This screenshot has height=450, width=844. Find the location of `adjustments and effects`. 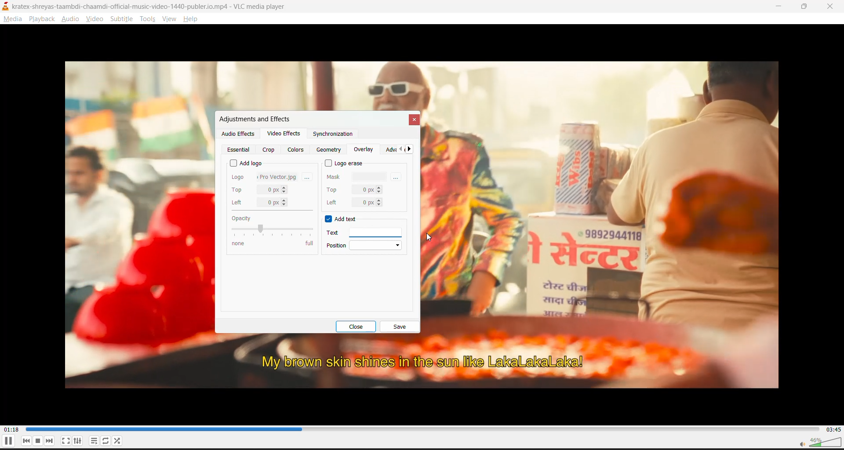

adjustments and effects is located at coordinates (254, 119).